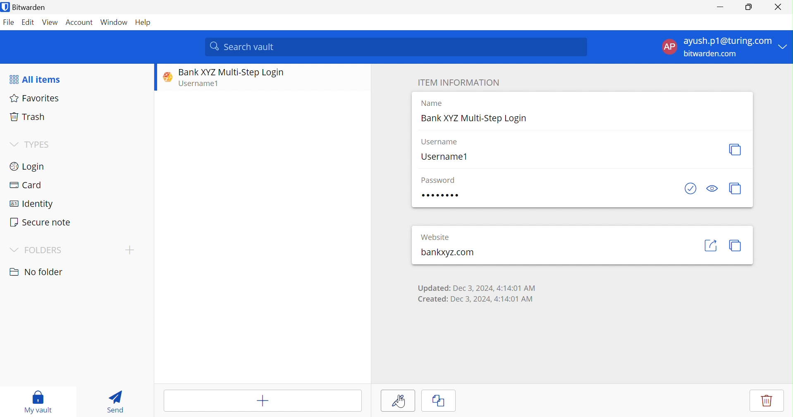 Image resolution: width=793 pixels, height=417 pixels. What do you see at coordinates (231, 72) in the screenshot?
I see `Bank XYZ Multi-Step Login` at bounding box center [231, 72].